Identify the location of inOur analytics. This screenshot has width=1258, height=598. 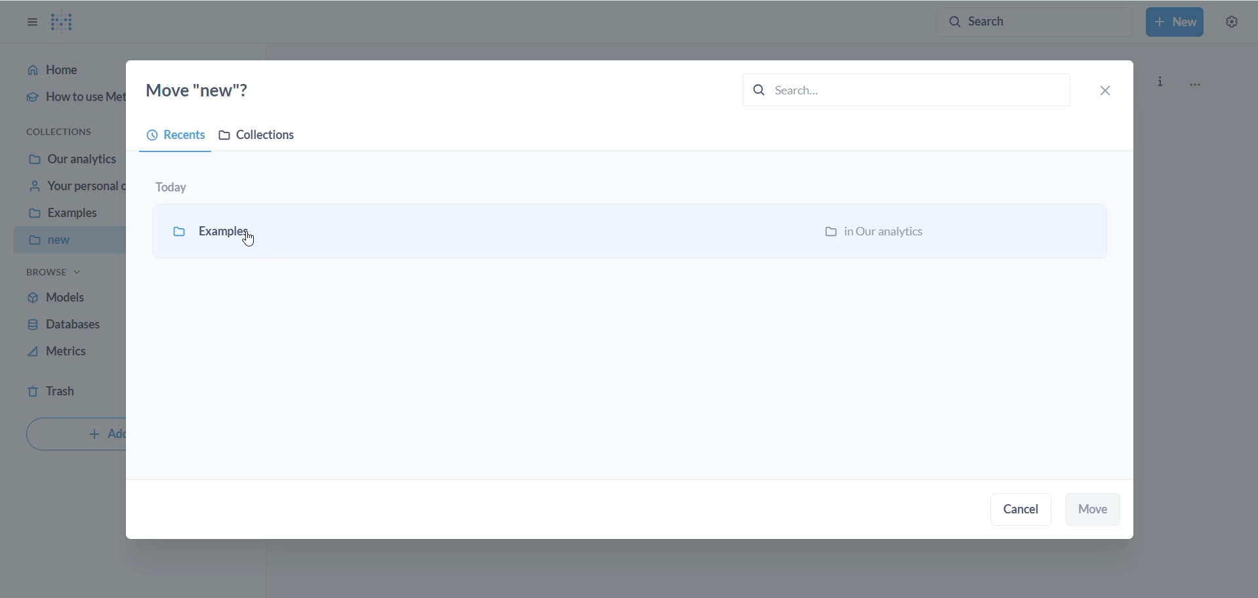
(880, 233).